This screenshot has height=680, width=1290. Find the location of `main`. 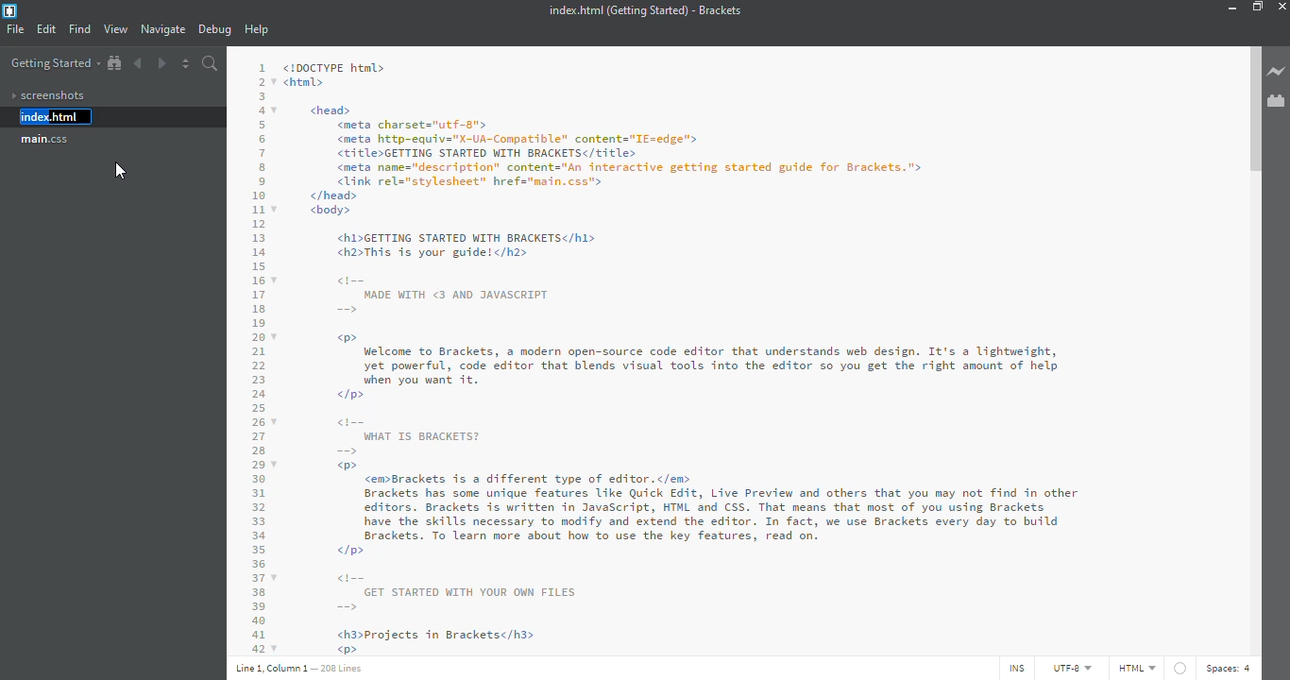

main is located at coordinates (46, 140).